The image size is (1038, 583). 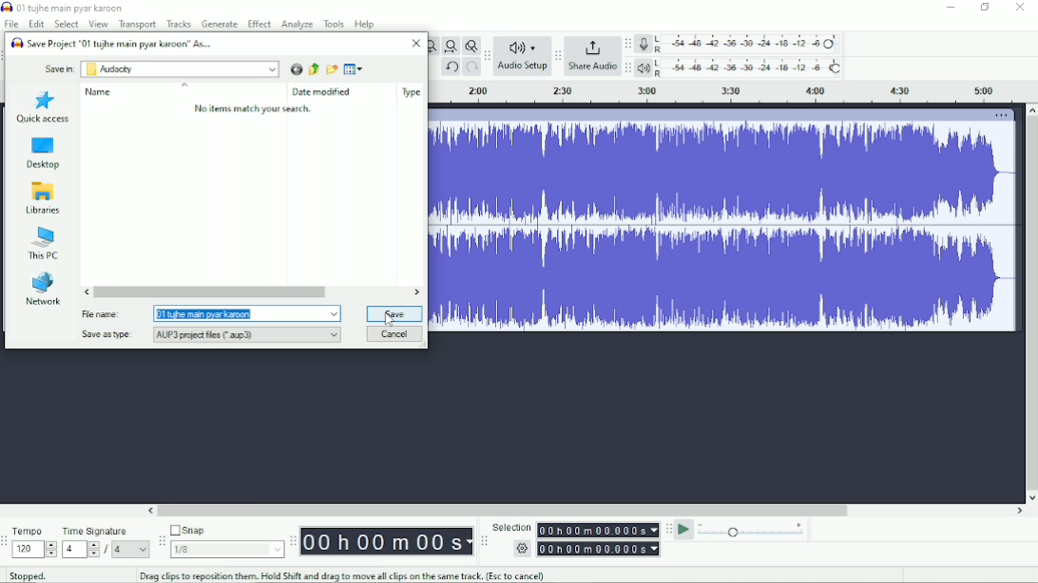 What do you see at coordinates (984, 8) in the screenshot?
I see `Restore down` at bounding box center [984, 8].